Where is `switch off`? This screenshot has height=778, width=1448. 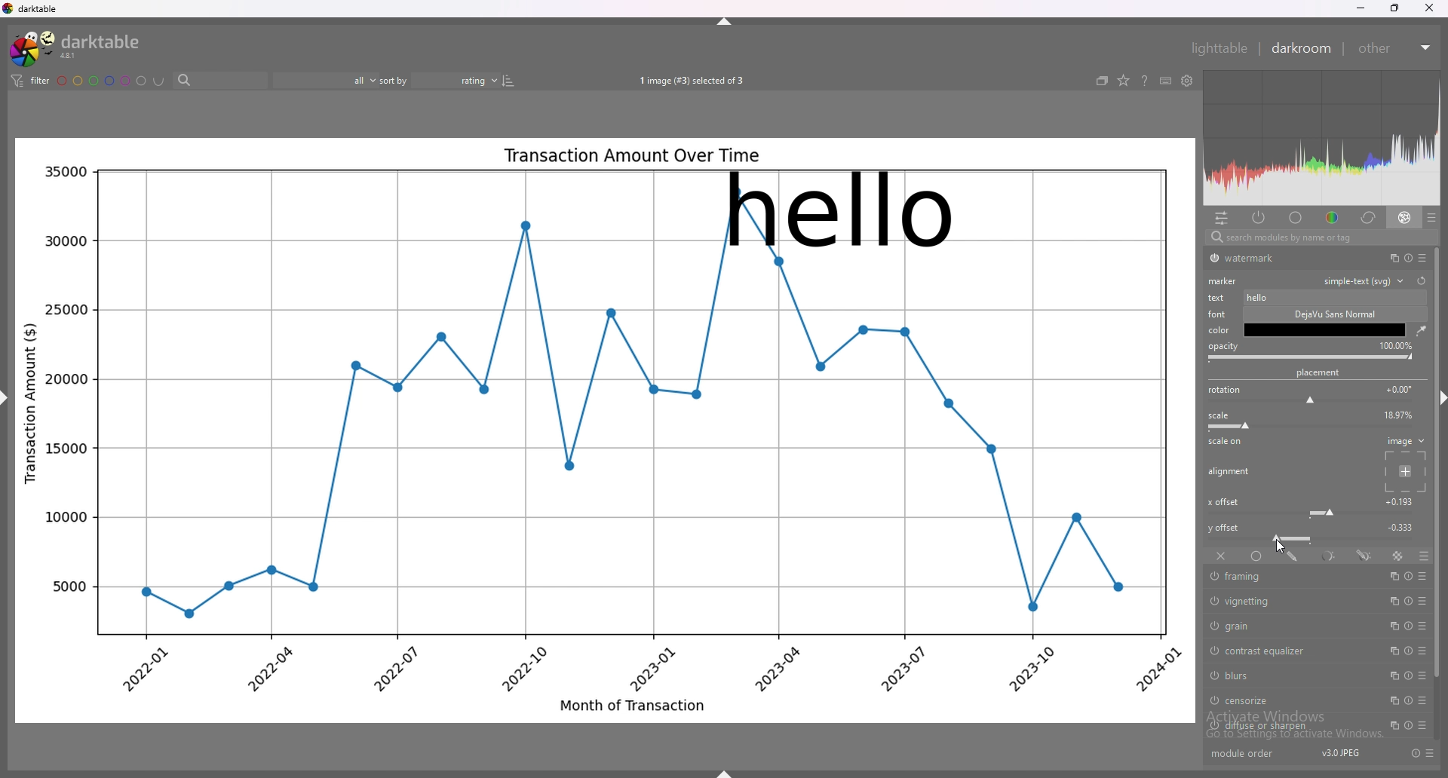
switch off is located at coordinates (1214, 601).